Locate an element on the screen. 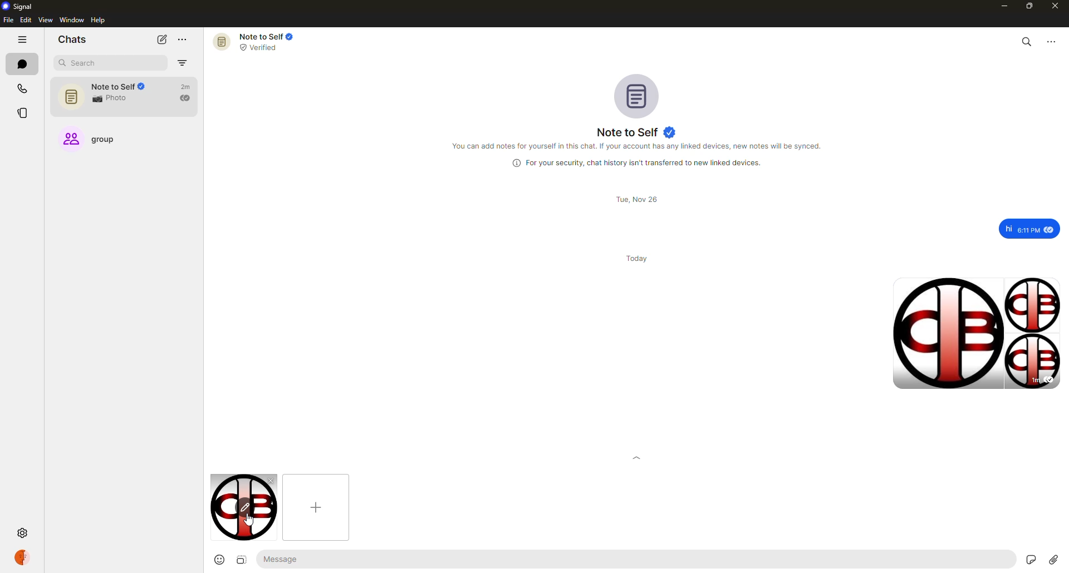 The height and width of the screenshot is (573, 1069). search is located at coordinates (1026, 41).